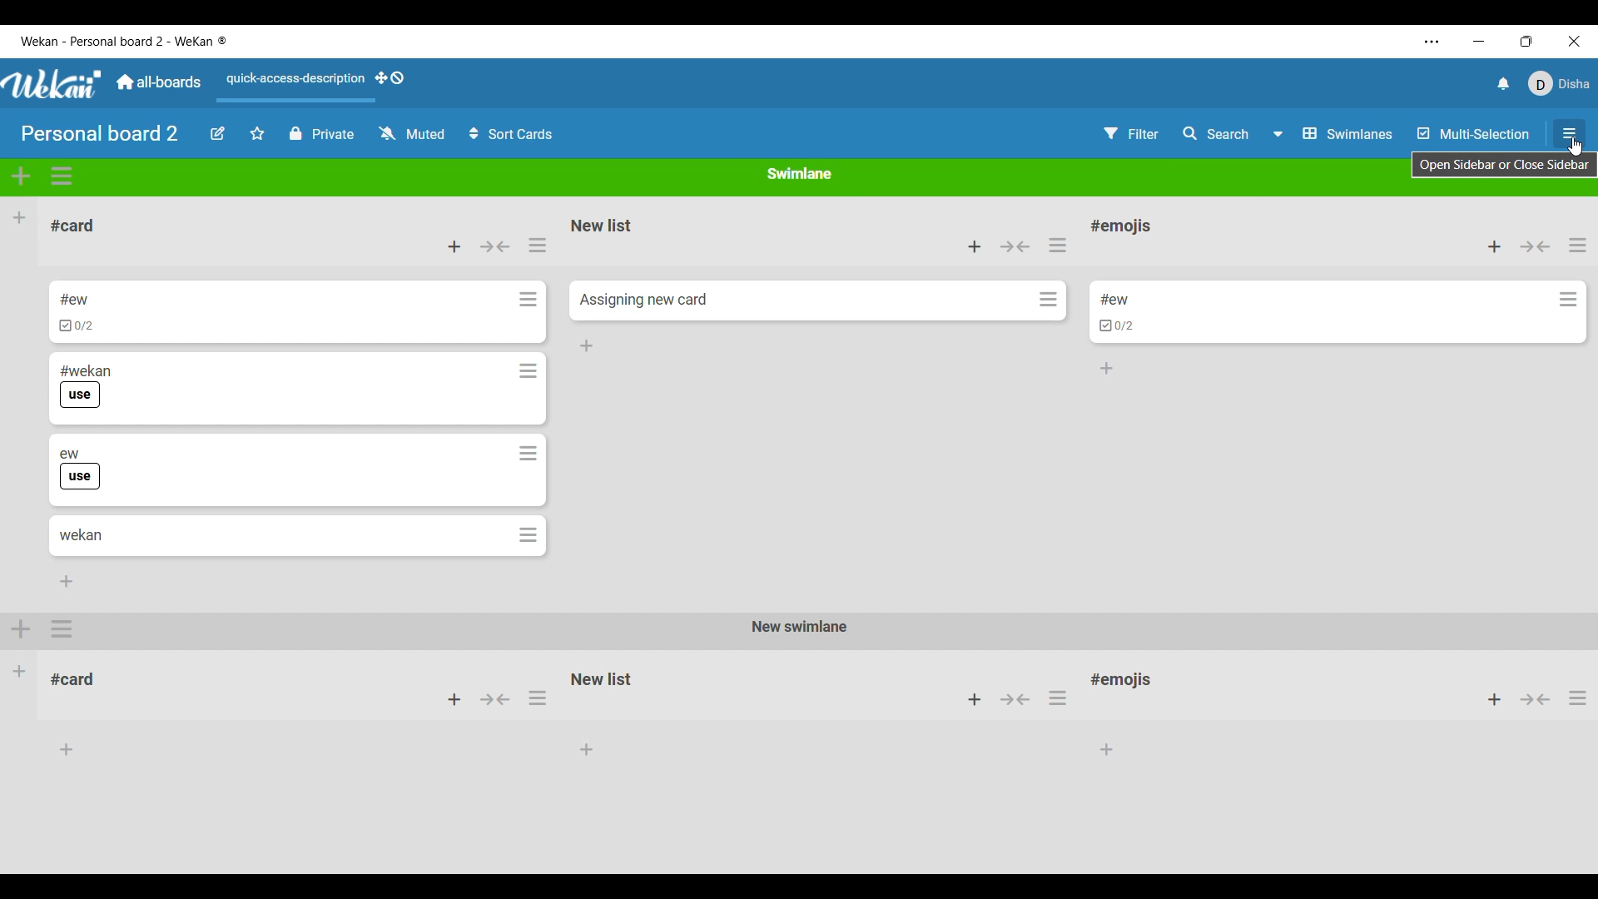 The image size is (1598, 899). What do you see at coordinates (1495, 246) in the screenshot?
I see `Add card to top of list` at bounding box center [1495, 246].